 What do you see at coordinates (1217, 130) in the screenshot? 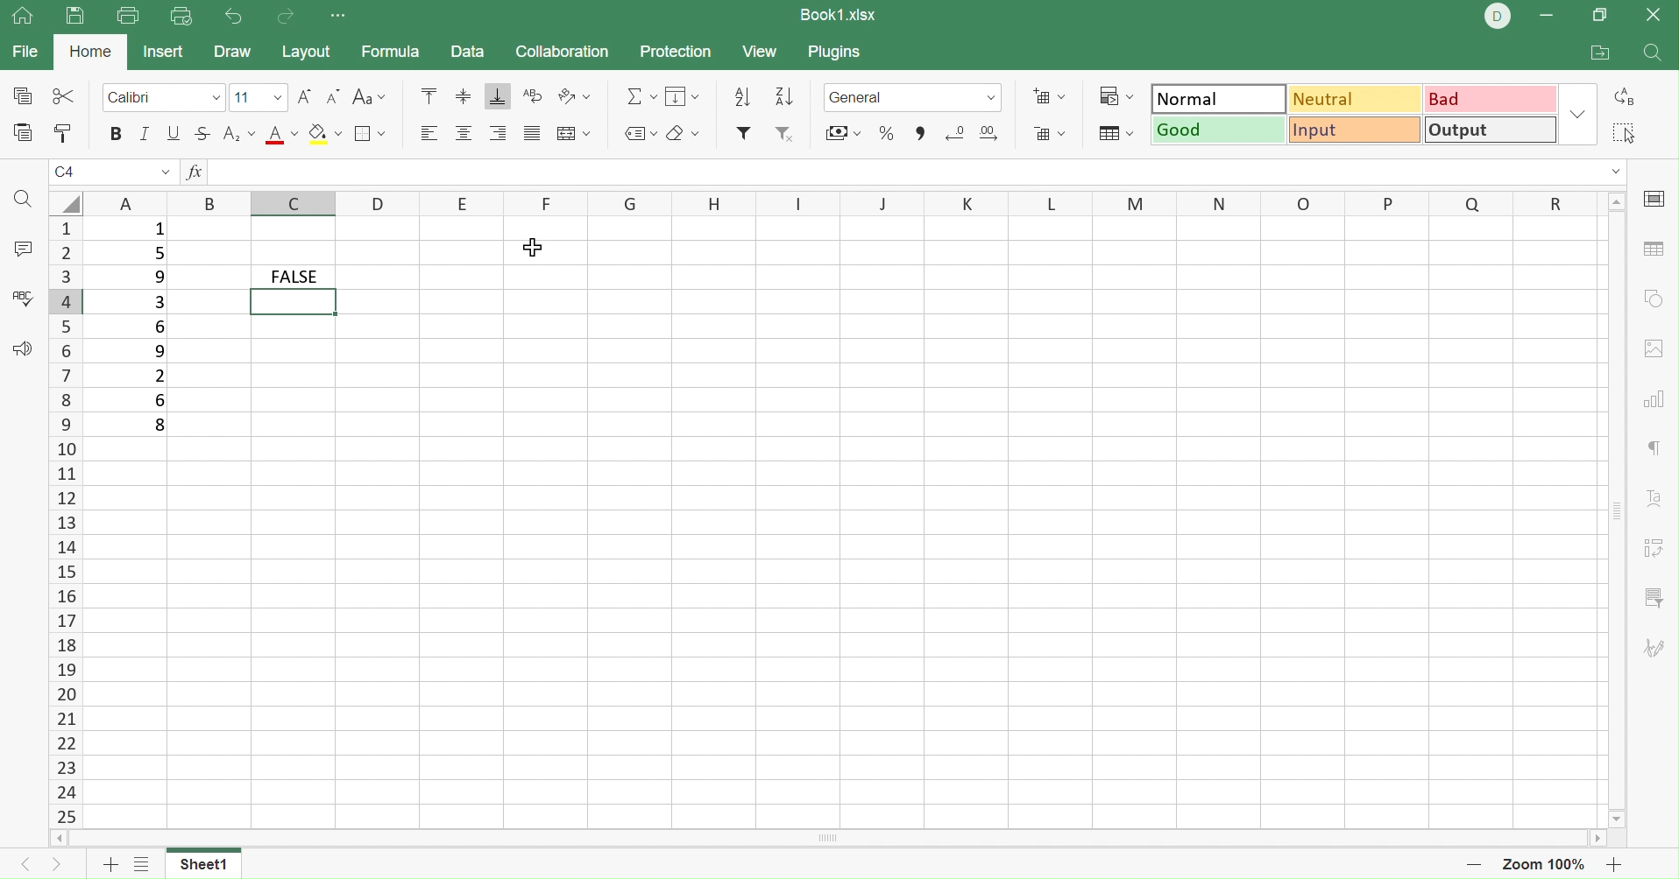
I see `Good` at bounding box center [1217, 130].